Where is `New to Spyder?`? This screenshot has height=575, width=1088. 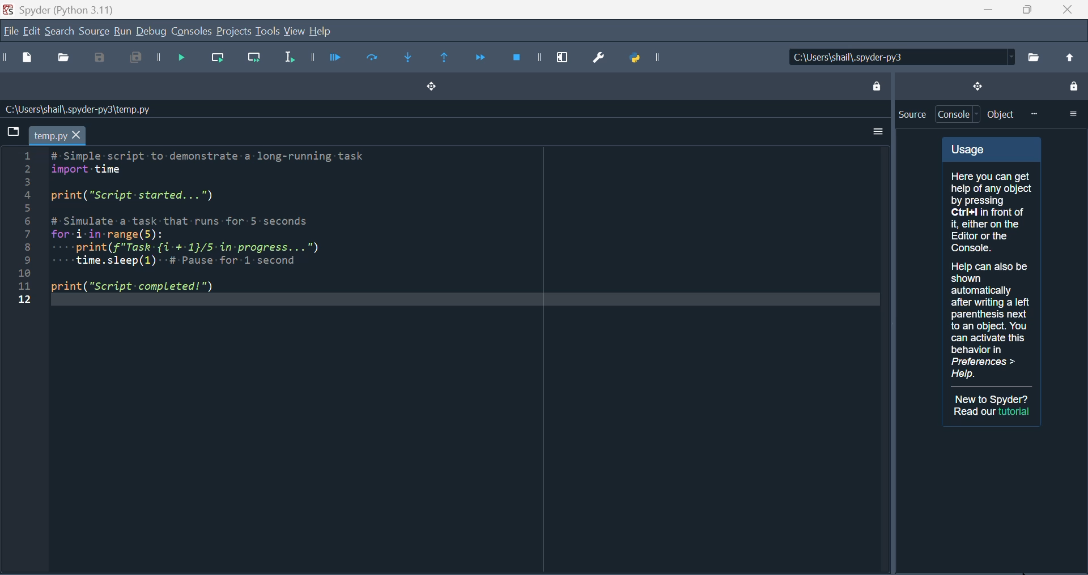
New to Spyder? is located at coordinates (993, 399).